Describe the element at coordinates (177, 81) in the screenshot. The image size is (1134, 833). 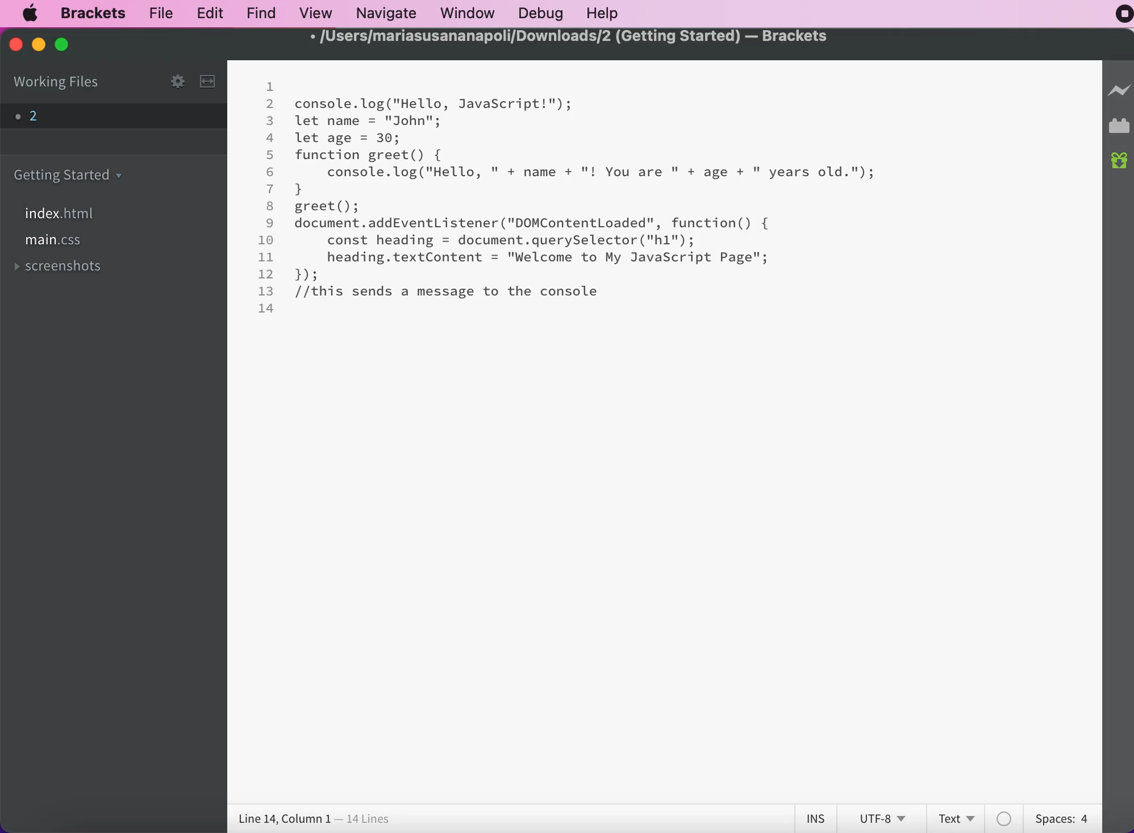
I see `configure working set` at that location.